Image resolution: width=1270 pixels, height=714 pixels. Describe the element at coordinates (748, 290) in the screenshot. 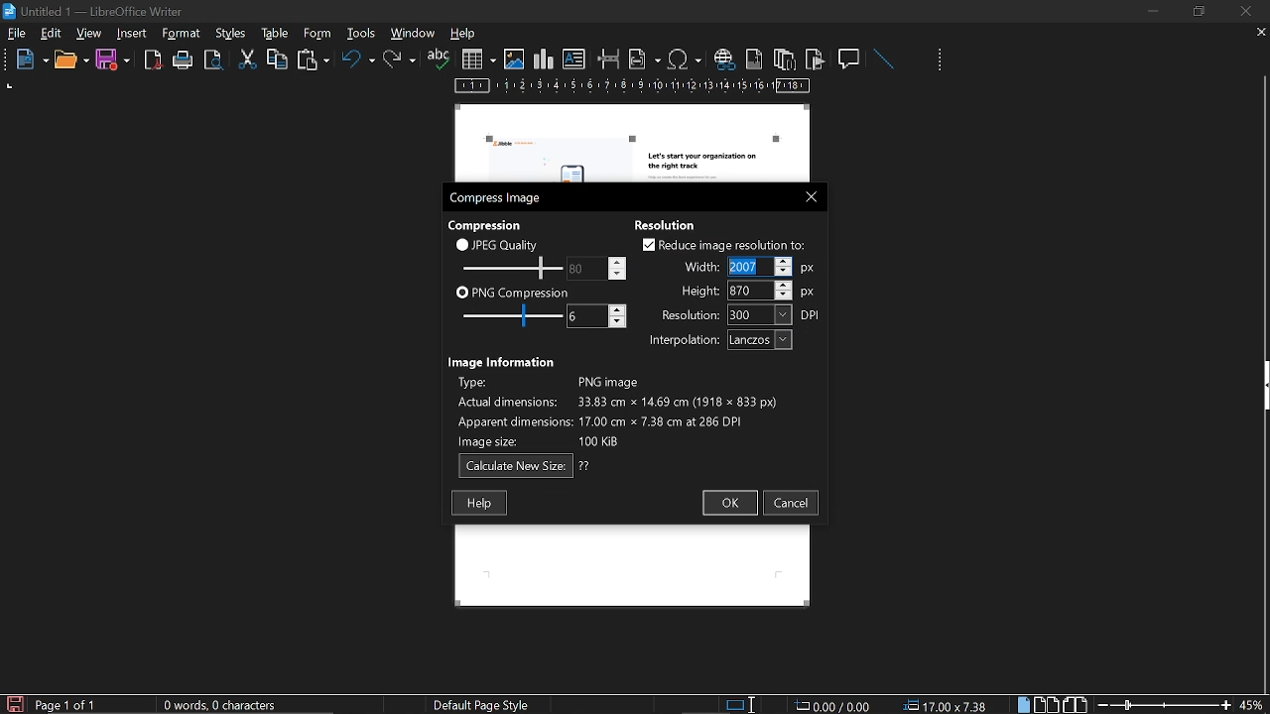

I see `height` at that location.